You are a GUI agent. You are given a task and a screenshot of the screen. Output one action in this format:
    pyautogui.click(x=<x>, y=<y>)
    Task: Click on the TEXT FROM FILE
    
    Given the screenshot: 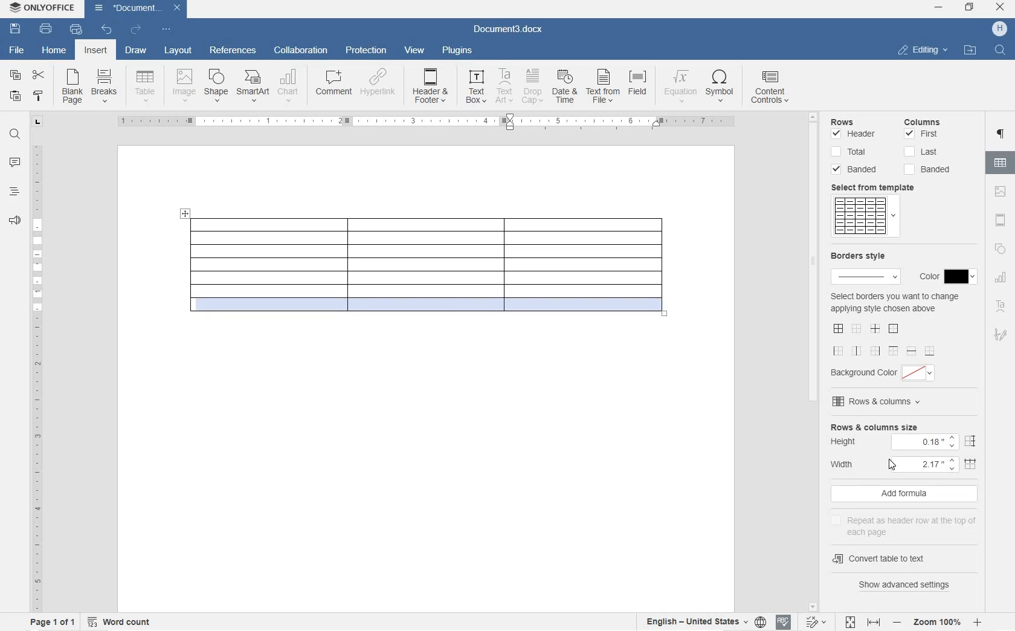 What is the action you would take?
    pyautogui.click(x=602, y=88)
    